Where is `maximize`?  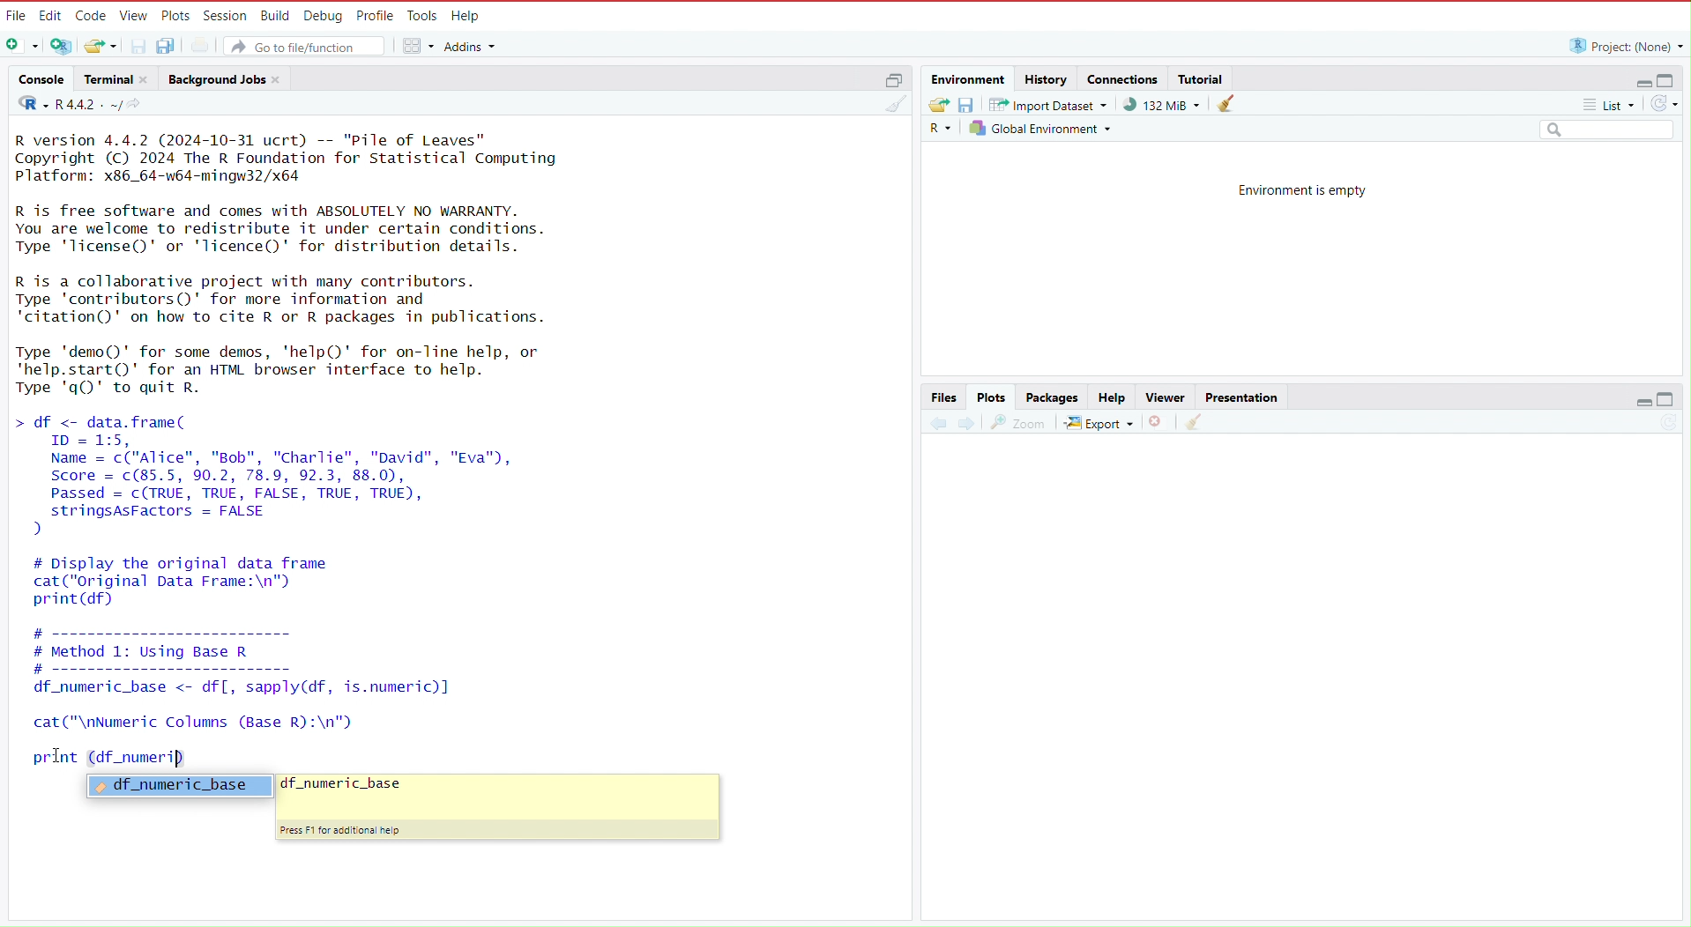 maximize is located at coordinates (891, 78).